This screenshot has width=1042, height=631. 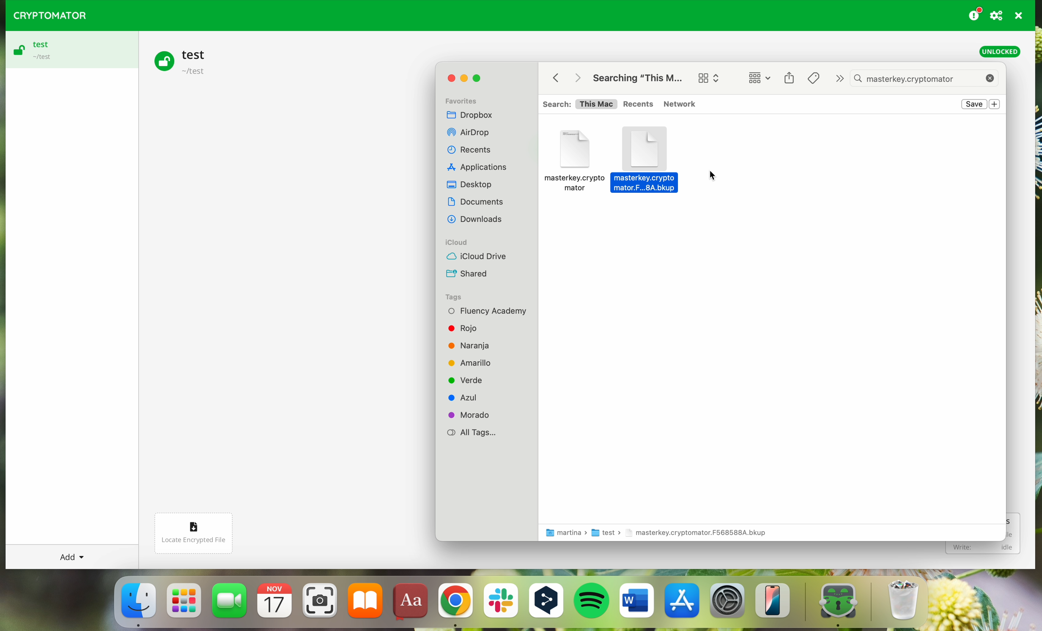 I want to click on search for, so click(x=640, y=75).